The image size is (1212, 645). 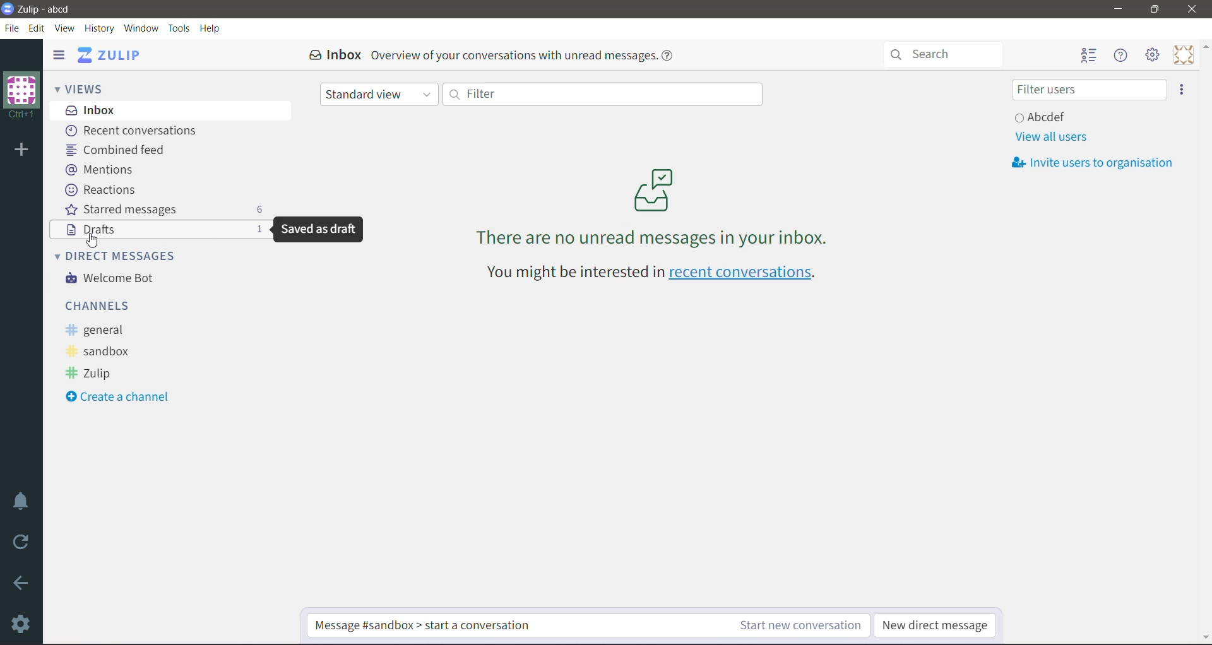 What do you see at coordinates (171, 110) in the screenshot?
I see `Inbox` at bounding box center [171, 110].